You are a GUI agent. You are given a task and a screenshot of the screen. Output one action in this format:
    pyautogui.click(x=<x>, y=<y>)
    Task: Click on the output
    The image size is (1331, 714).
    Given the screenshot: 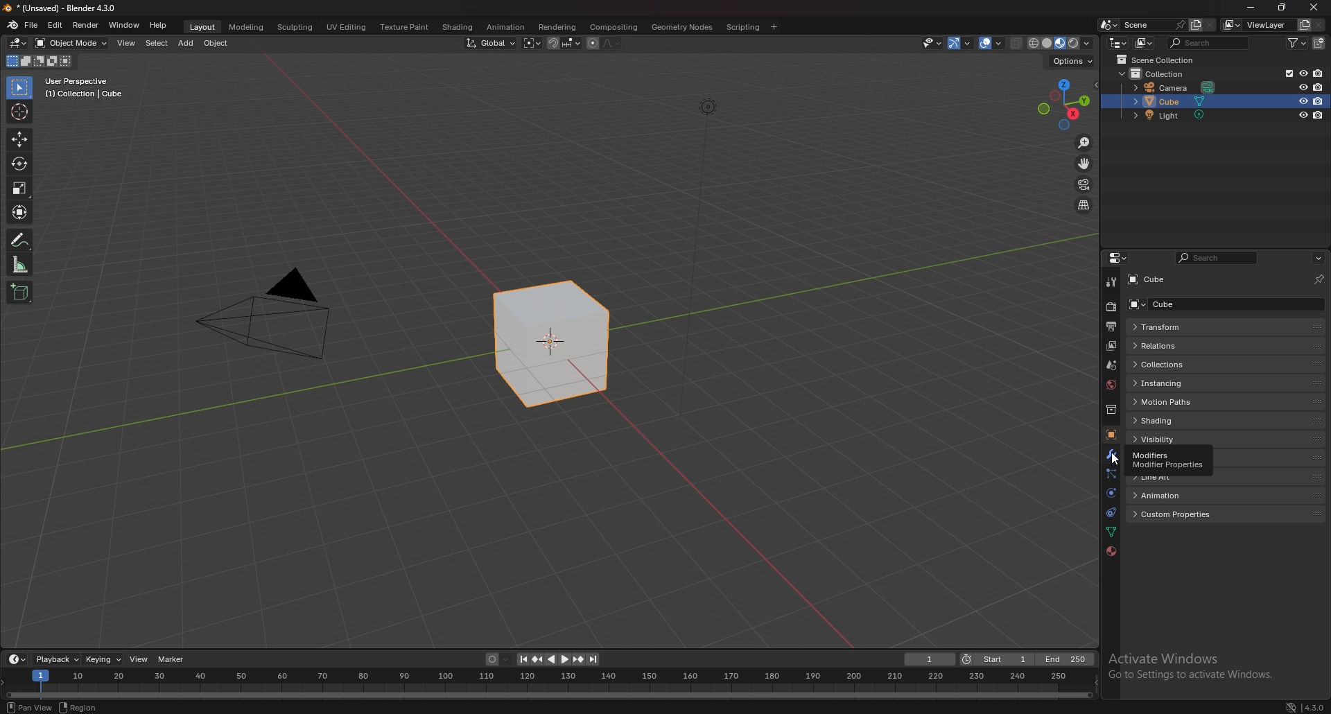 What is the action you would take?
    pyautogui.click(x=1110, y=326)
    